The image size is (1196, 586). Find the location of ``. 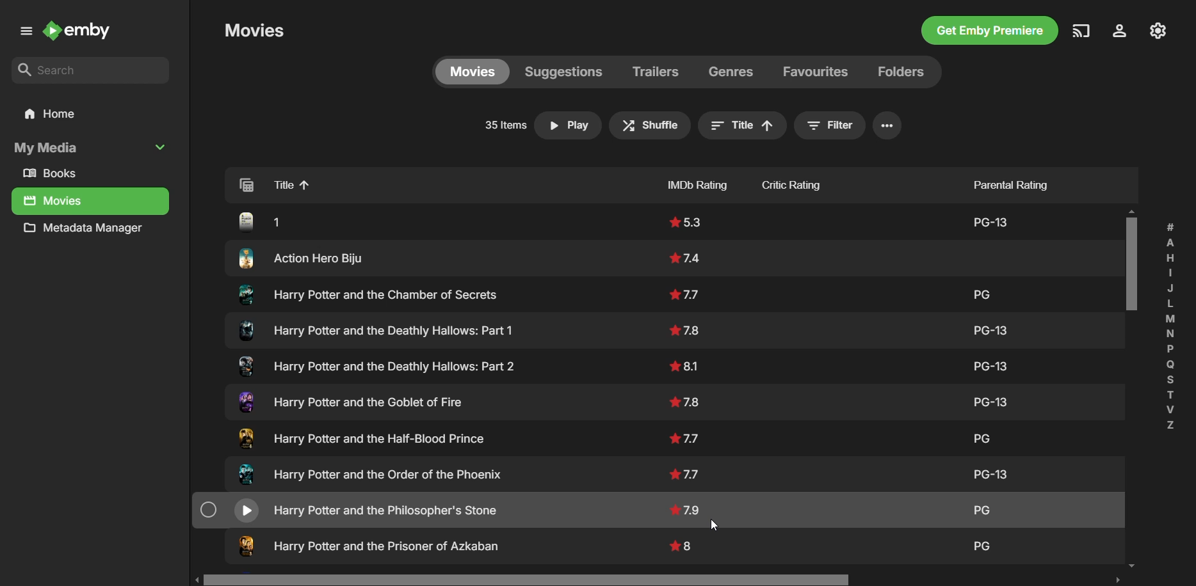

 is located at coordinates (982, 292).